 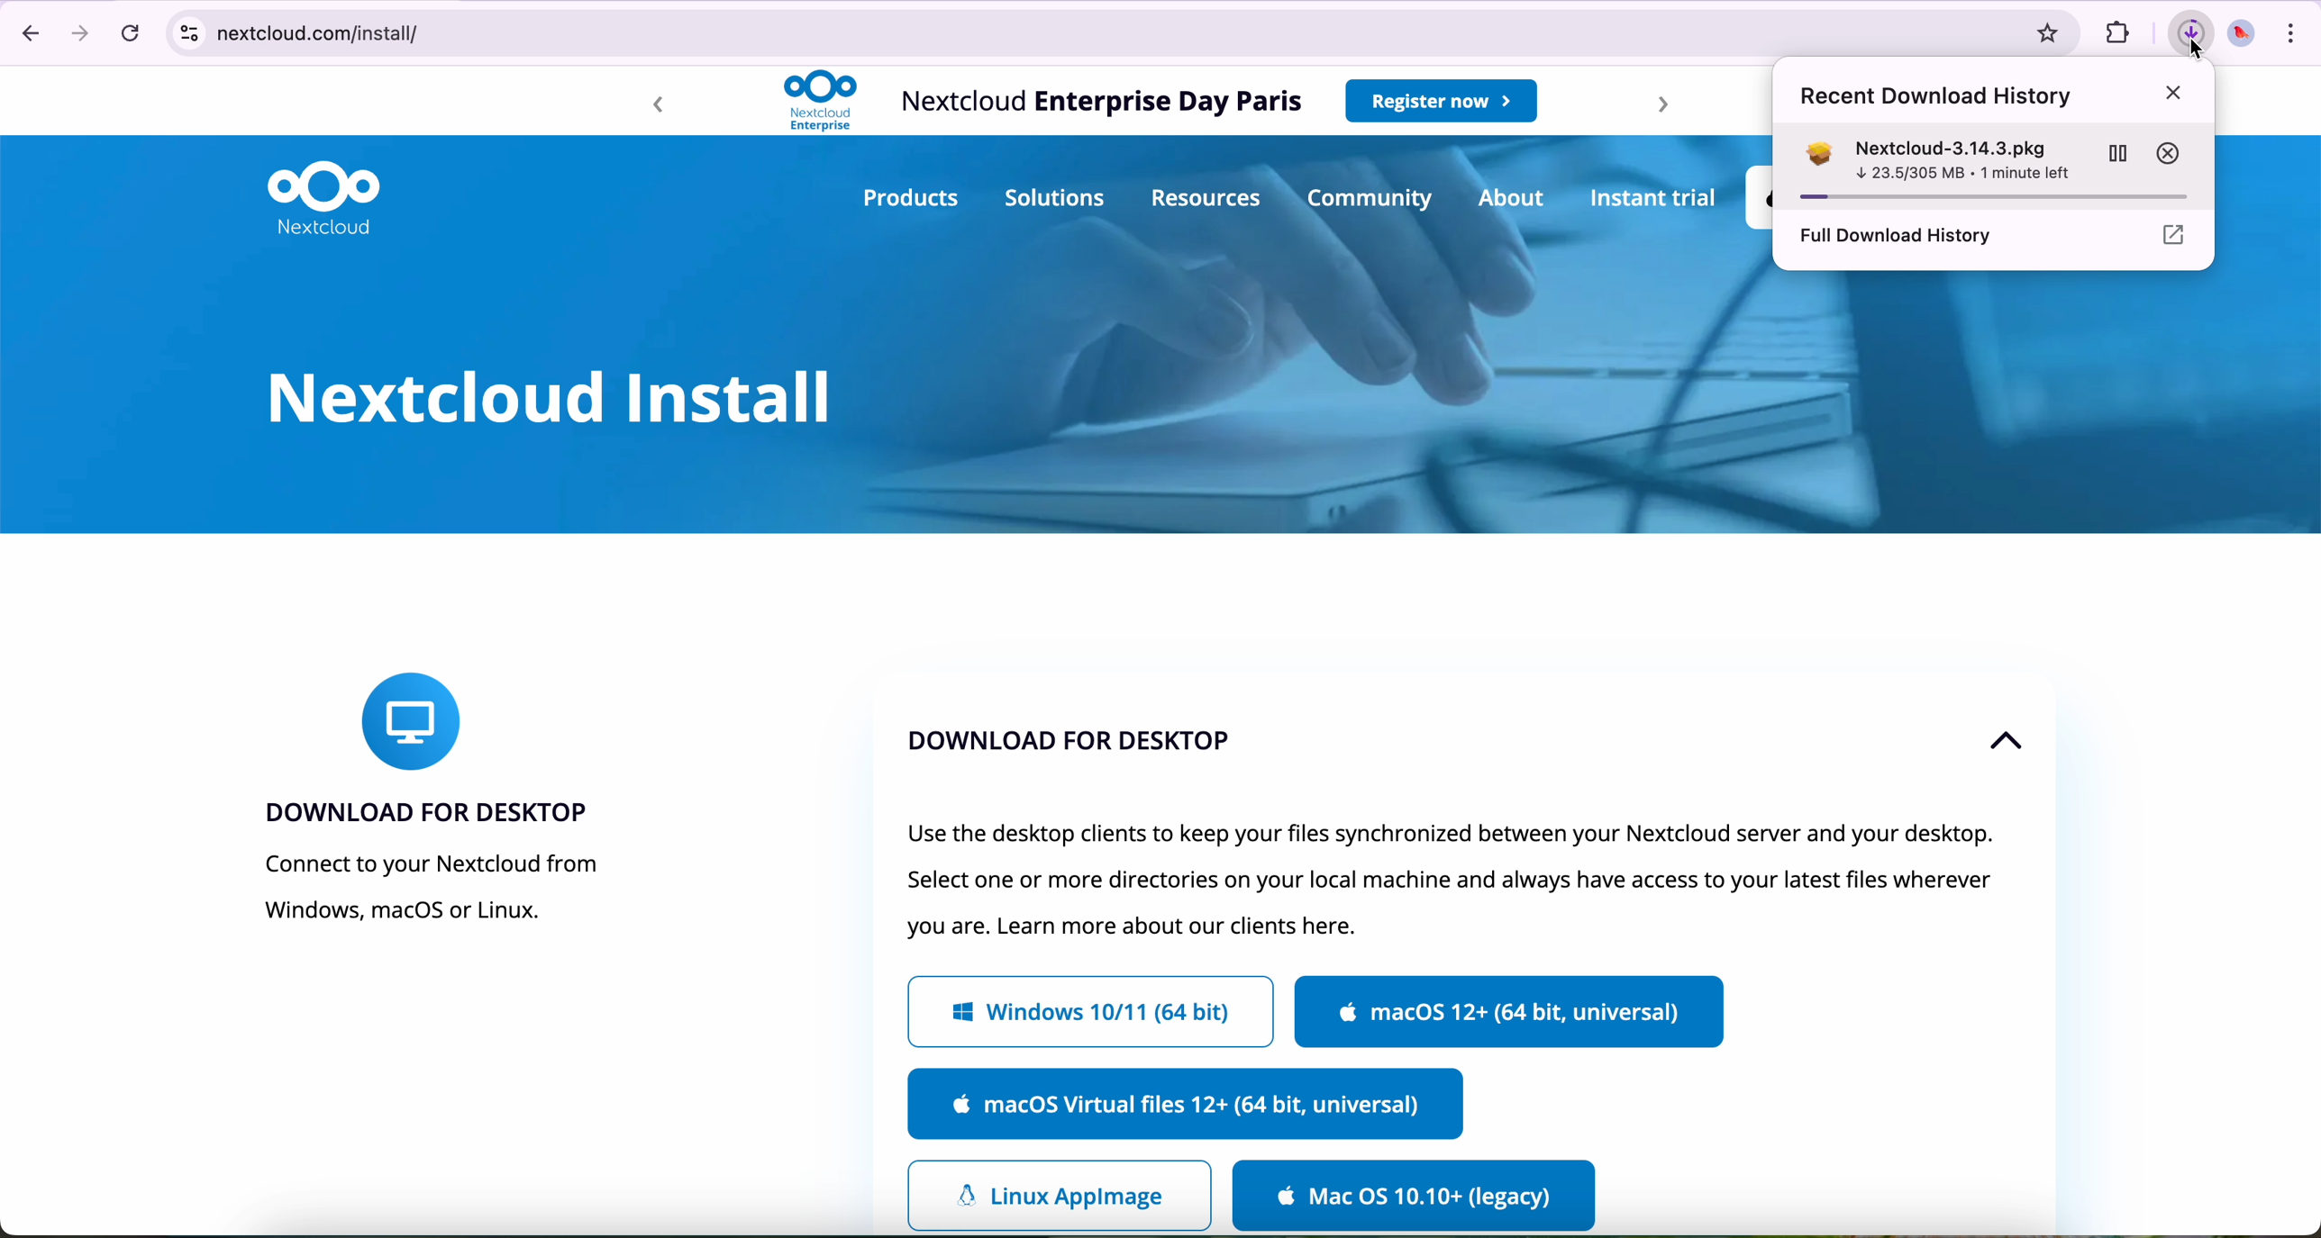 What do you see at coordinates (1587, 407) in the screenshot?
I see `image of background` at bounding box center [1587, 407].